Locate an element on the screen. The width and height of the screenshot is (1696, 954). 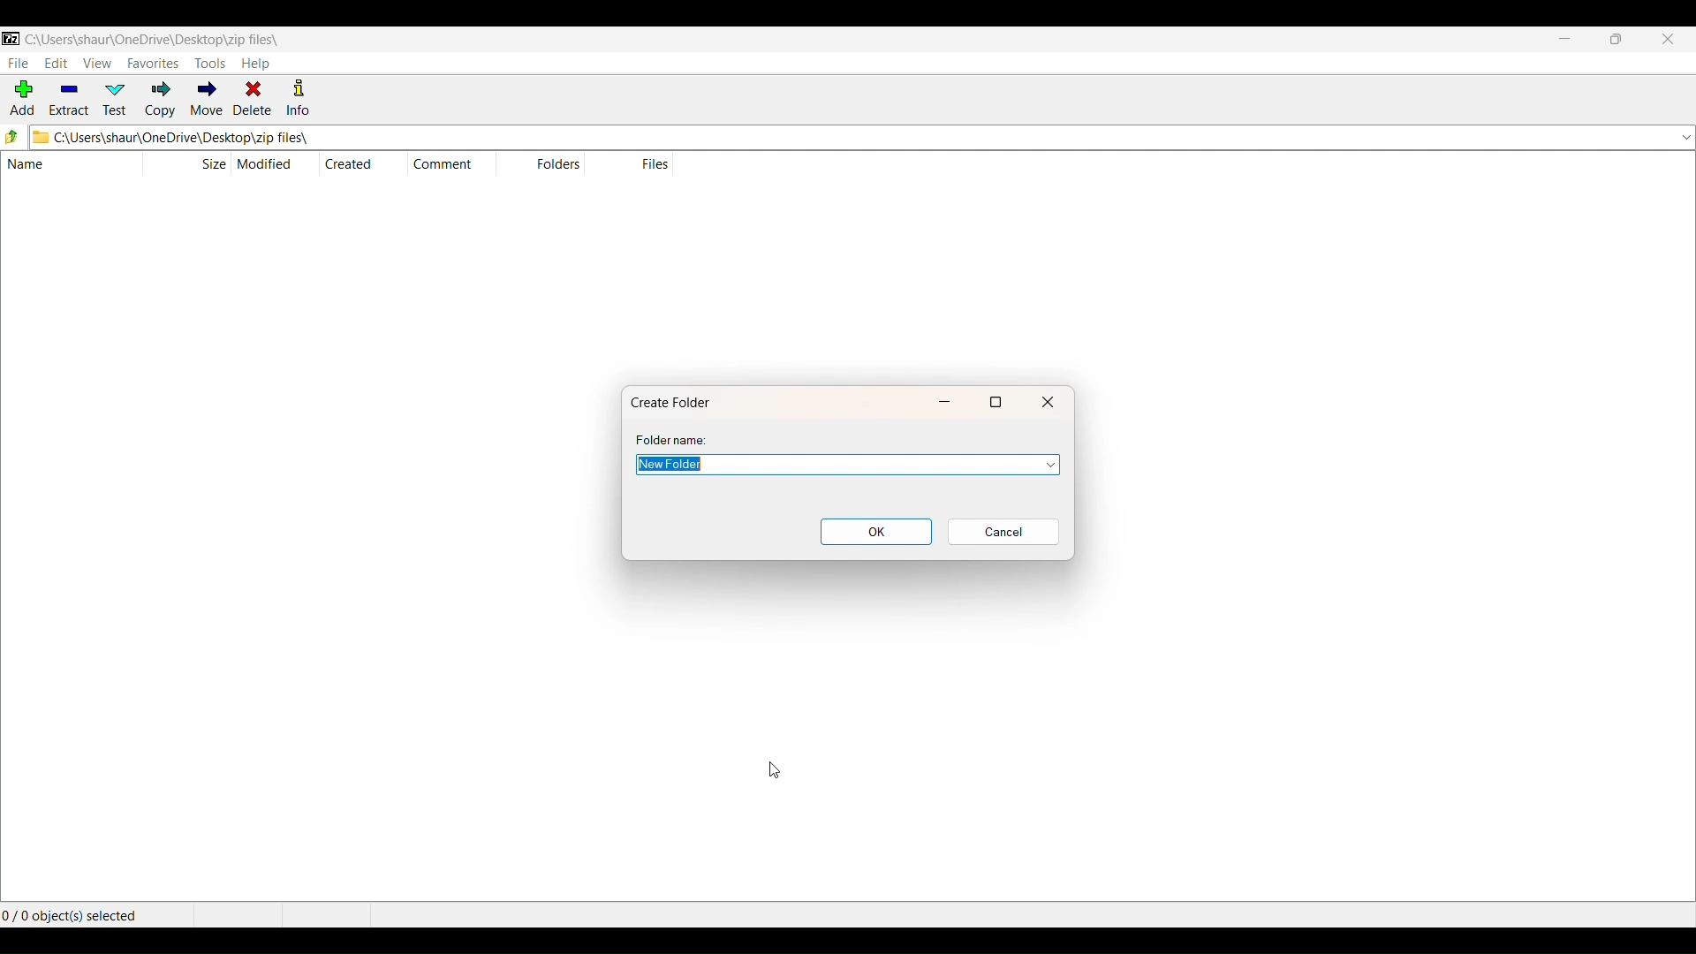
MODIFIED is located at coordinates (269, 163).